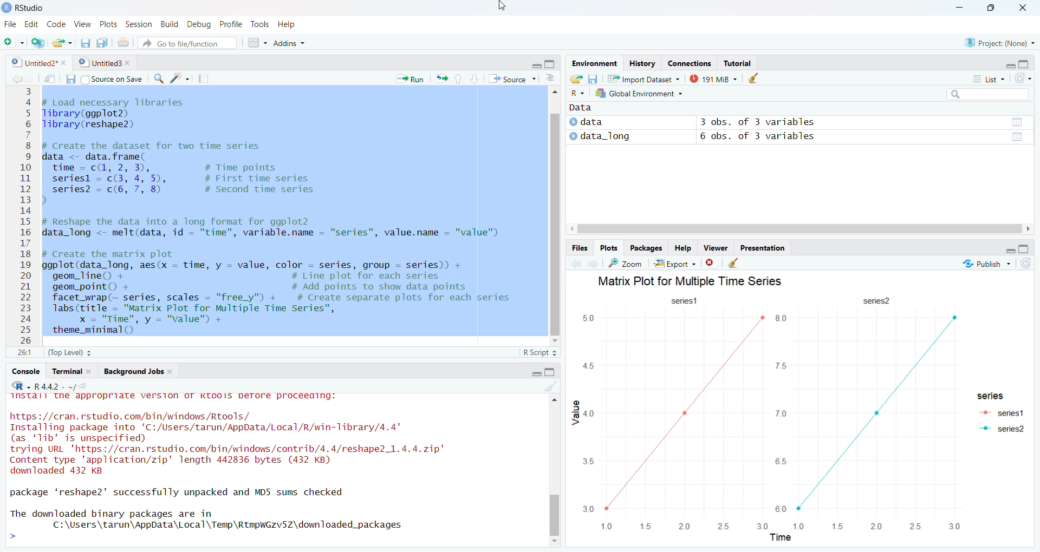  I want to click on Code, so click(56, 25).